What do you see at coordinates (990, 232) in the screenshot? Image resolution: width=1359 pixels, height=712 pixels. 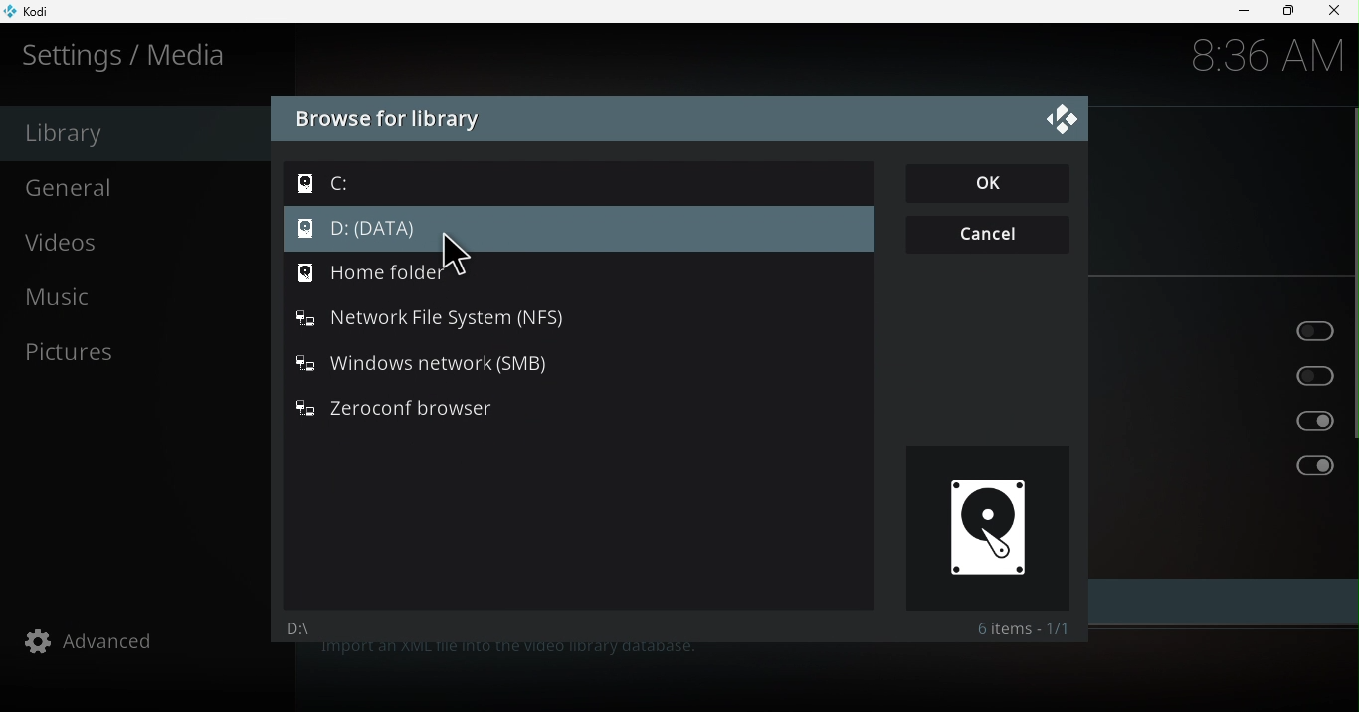 I see `Cancel` at bounding box center [990, 232].